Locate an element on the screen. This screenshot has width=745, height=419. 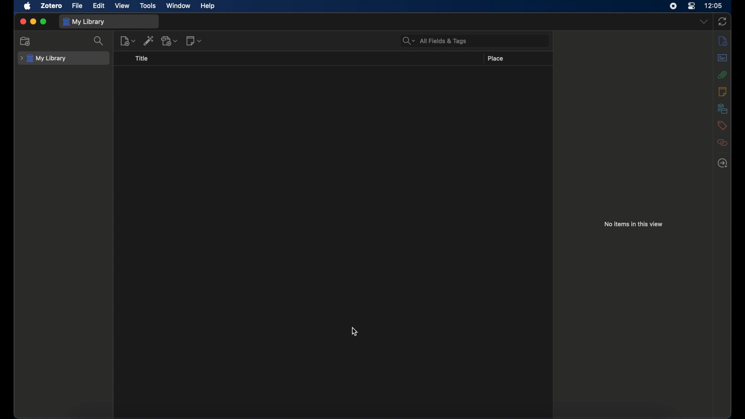
edit is located at coordinates (100, 6).